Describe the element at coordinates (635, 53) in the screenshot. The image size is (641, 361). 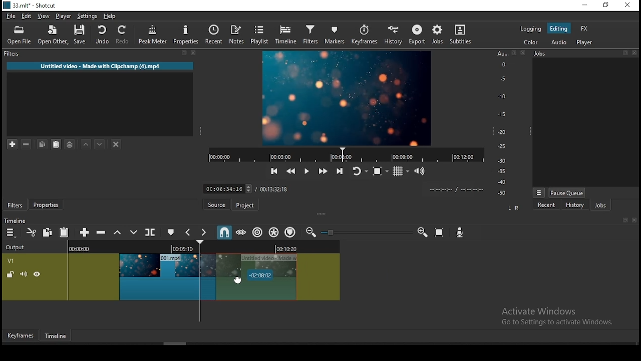
I see `` at that location.